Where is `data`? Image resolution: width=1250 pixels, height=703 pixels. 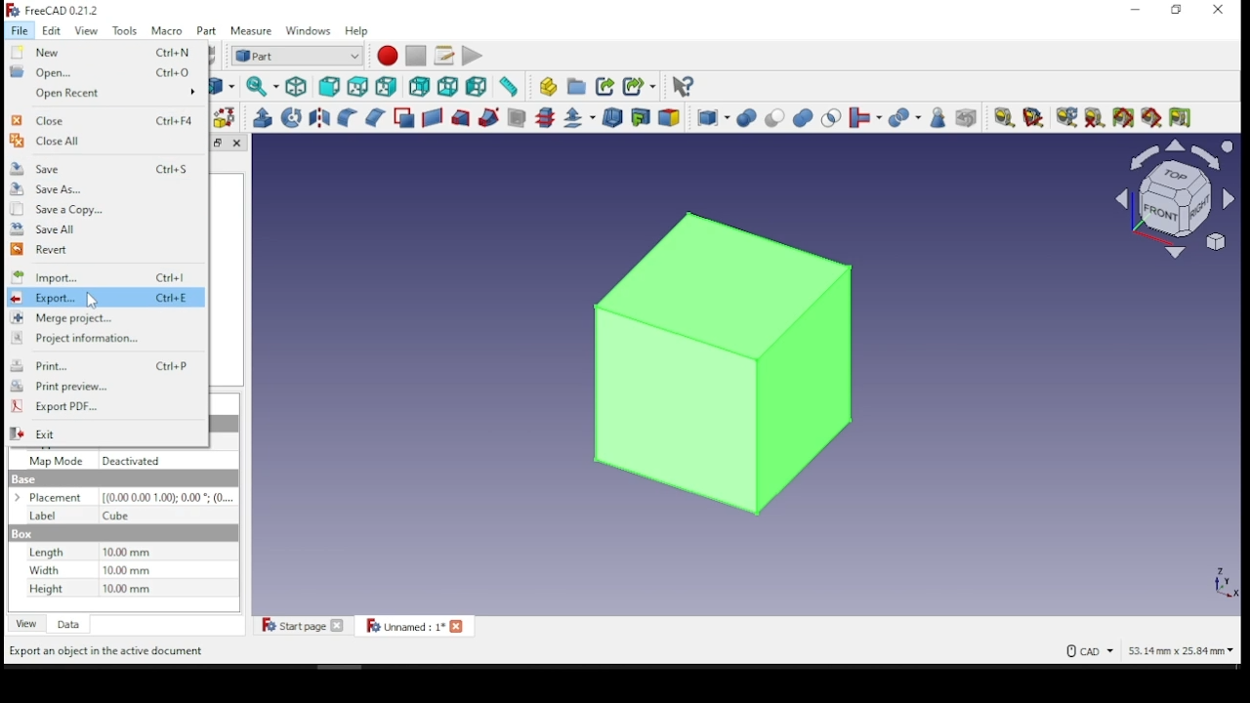
data is located at coordinates (70, 623).